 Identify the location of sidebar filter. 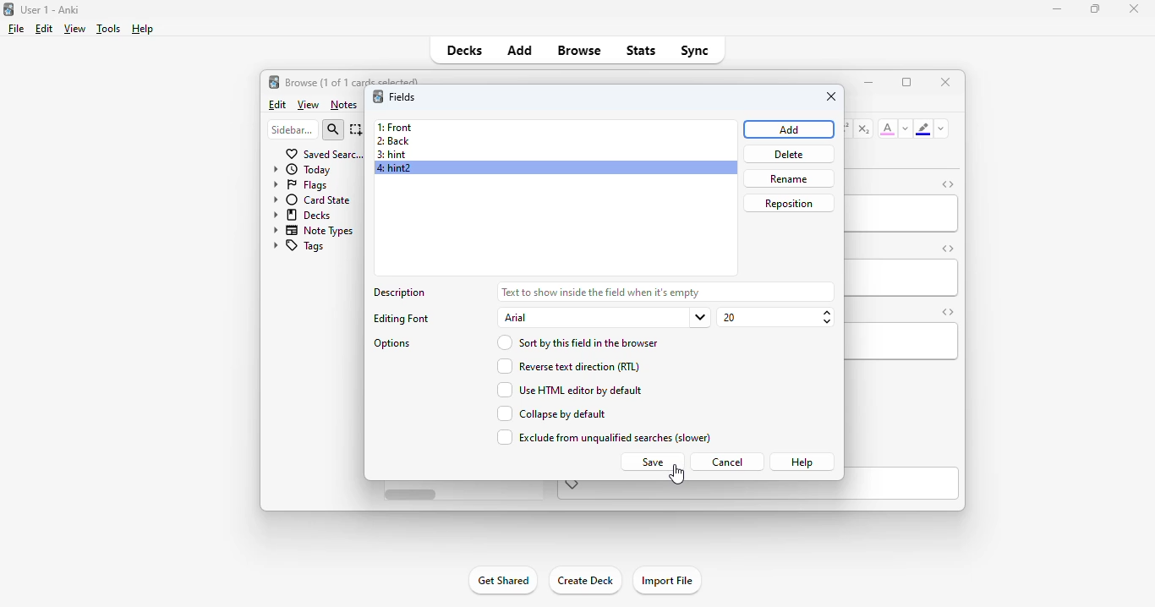
(293, 129).